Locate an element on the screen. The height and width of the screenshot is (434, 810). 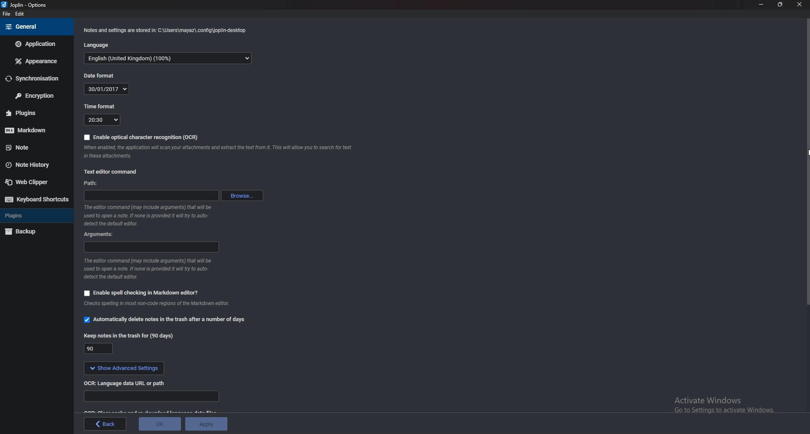
20:30 is located at coordinates (102, 120).